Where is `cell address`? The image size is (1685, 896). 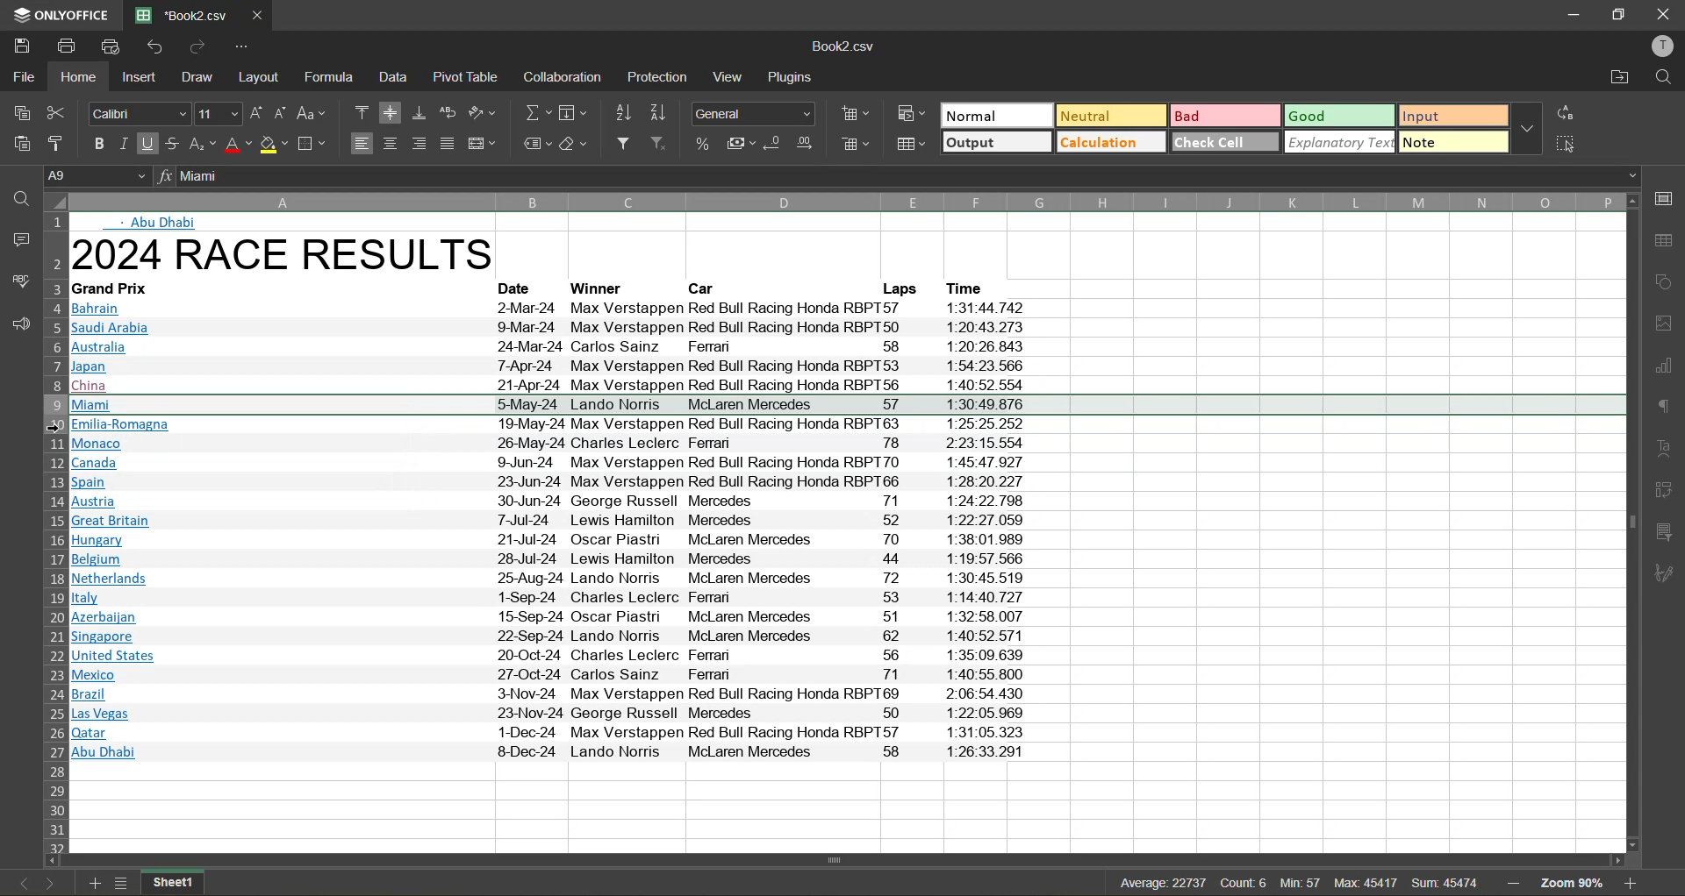
cell address is located at coordinates (94, 176).